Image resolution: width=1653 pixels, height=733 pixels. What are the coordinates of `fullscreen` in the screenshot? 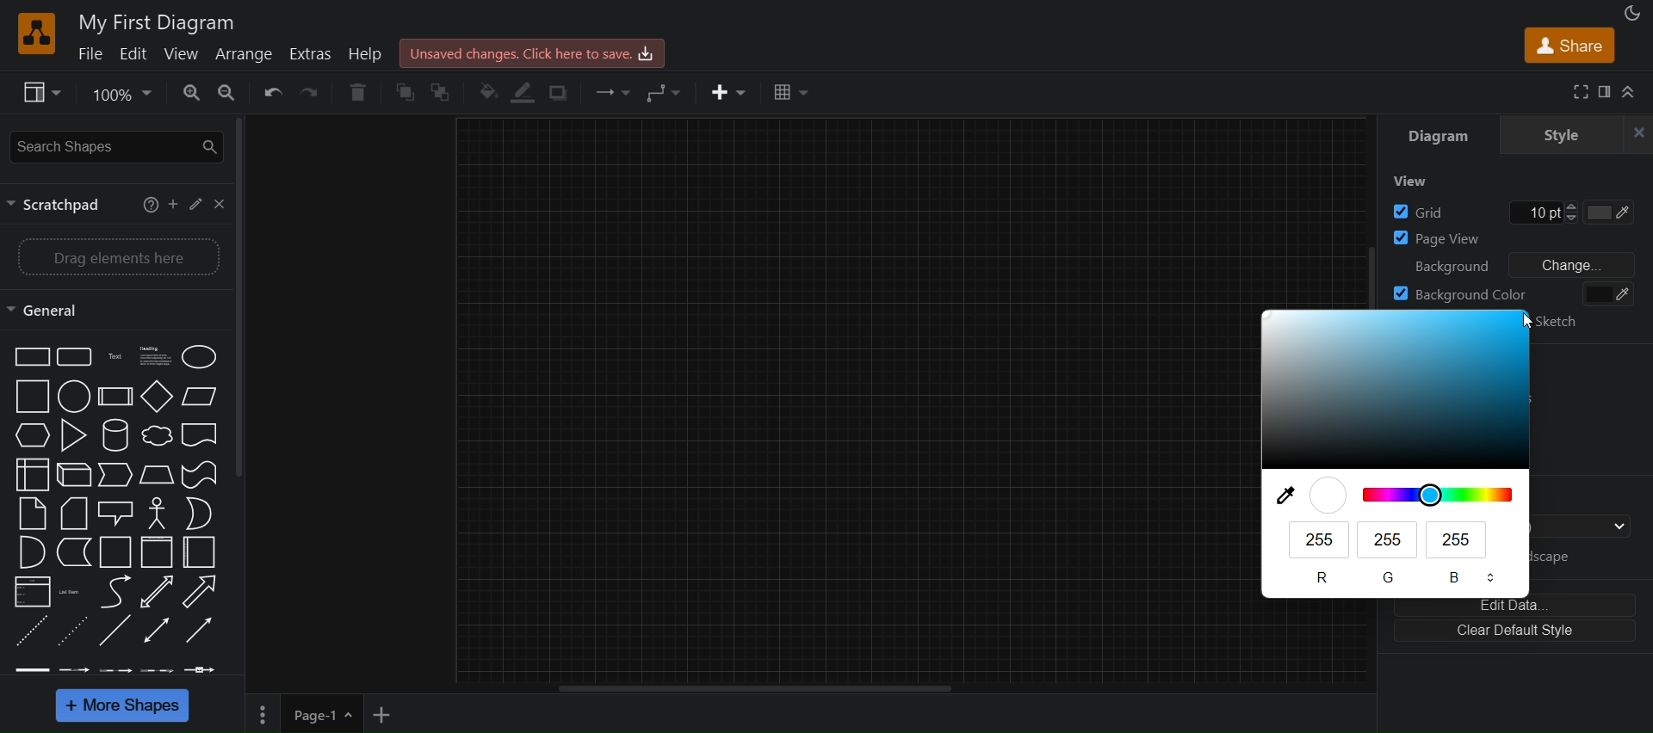 It's located at (1579, 92).